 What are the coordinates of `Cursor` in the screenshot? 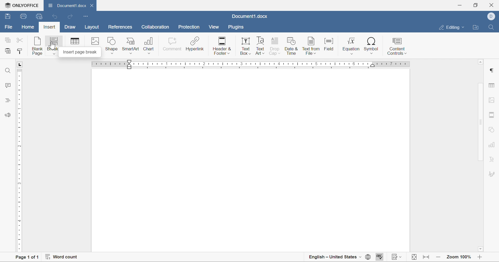 It's located at (53, 45).